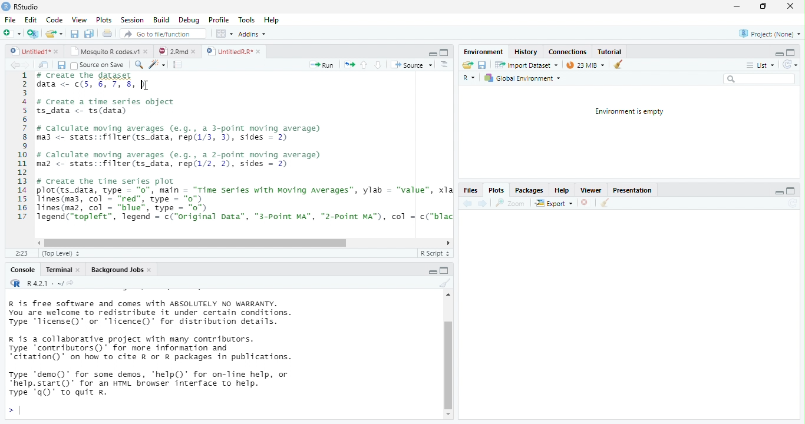 This screenshot has height=424, width=805. Describe the element at coordinates (54, 34) in the screenshot. I see `open an existing file` at that location.